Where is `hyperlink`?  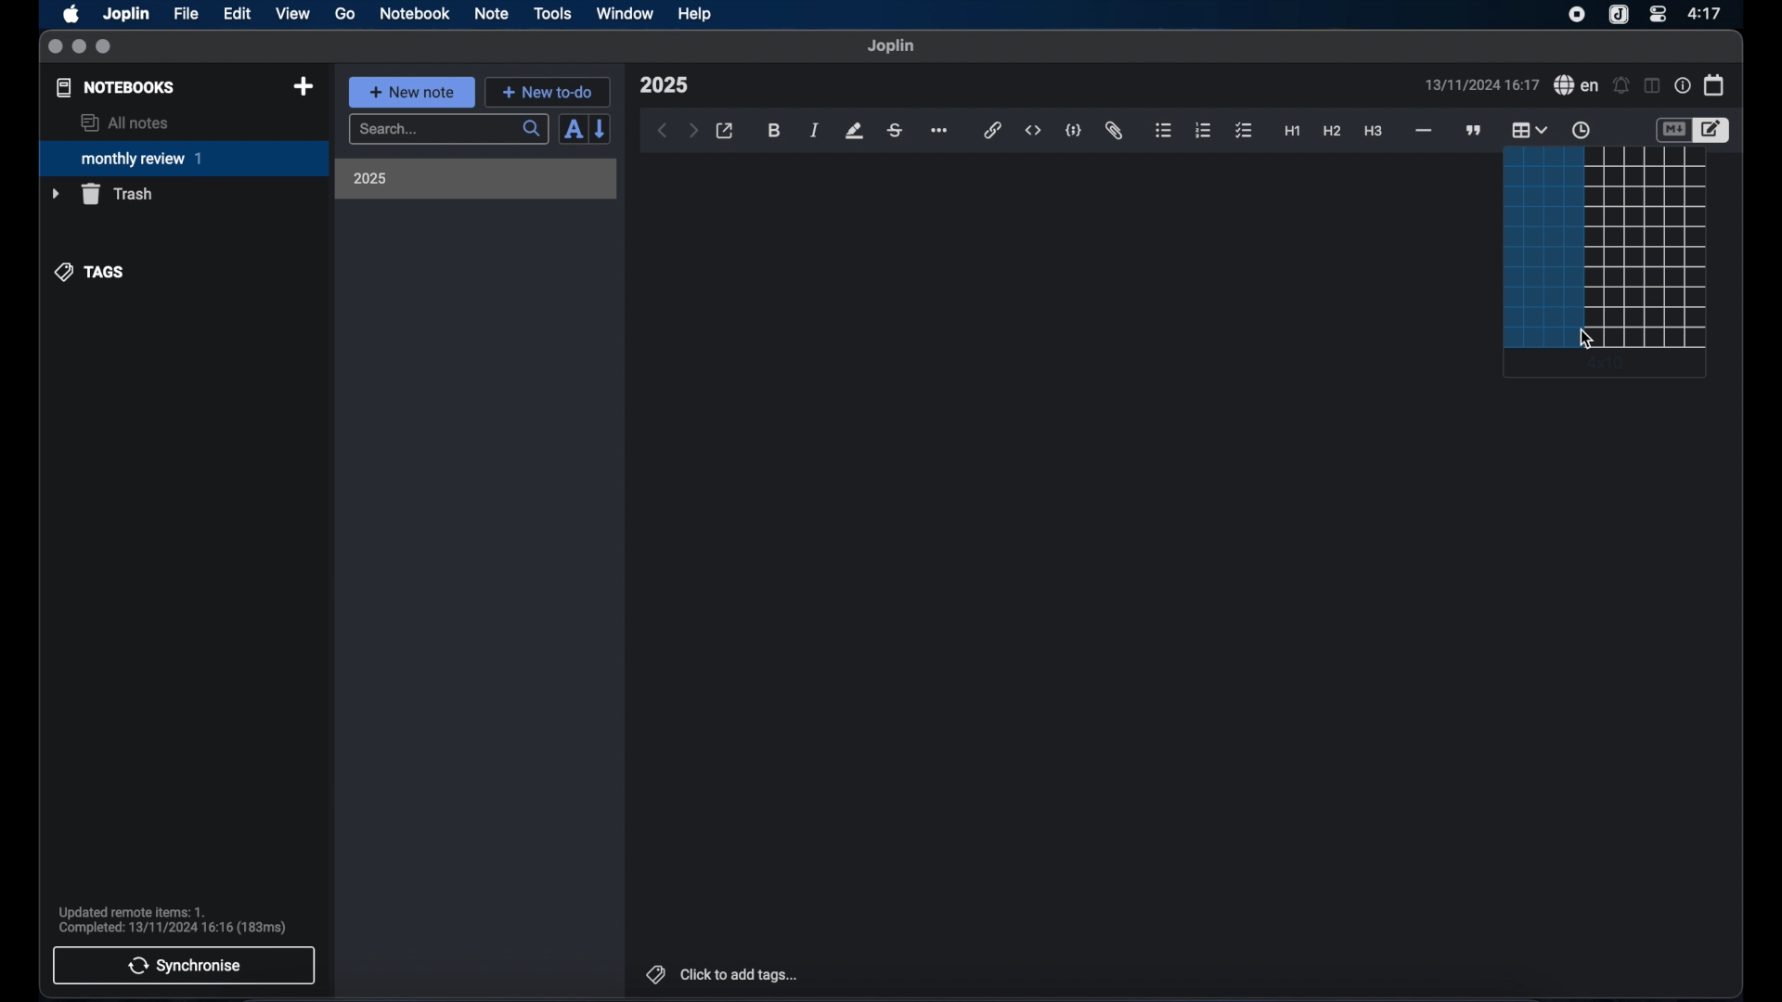
hyperlink is located at coordinates (993, 130).